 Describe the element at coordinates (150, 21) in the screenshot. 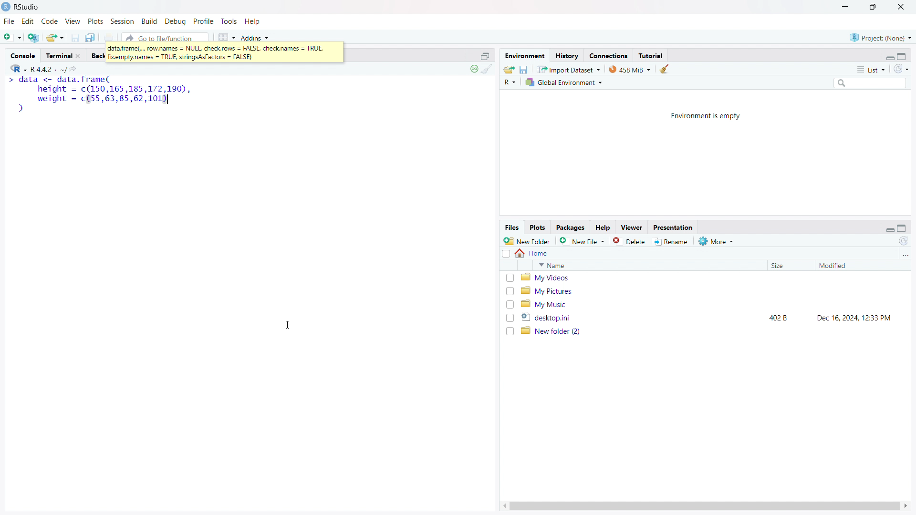

I see `build` at that location.